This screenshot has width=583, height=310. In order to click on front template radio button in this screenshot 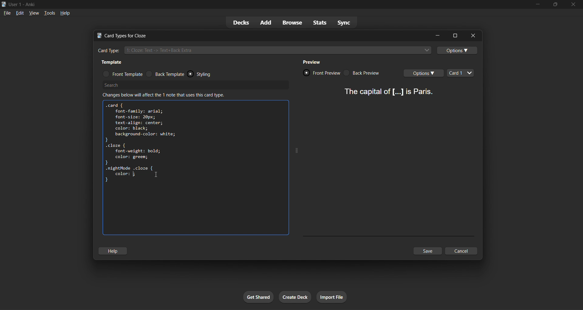, I will do `click(122, 73)`.